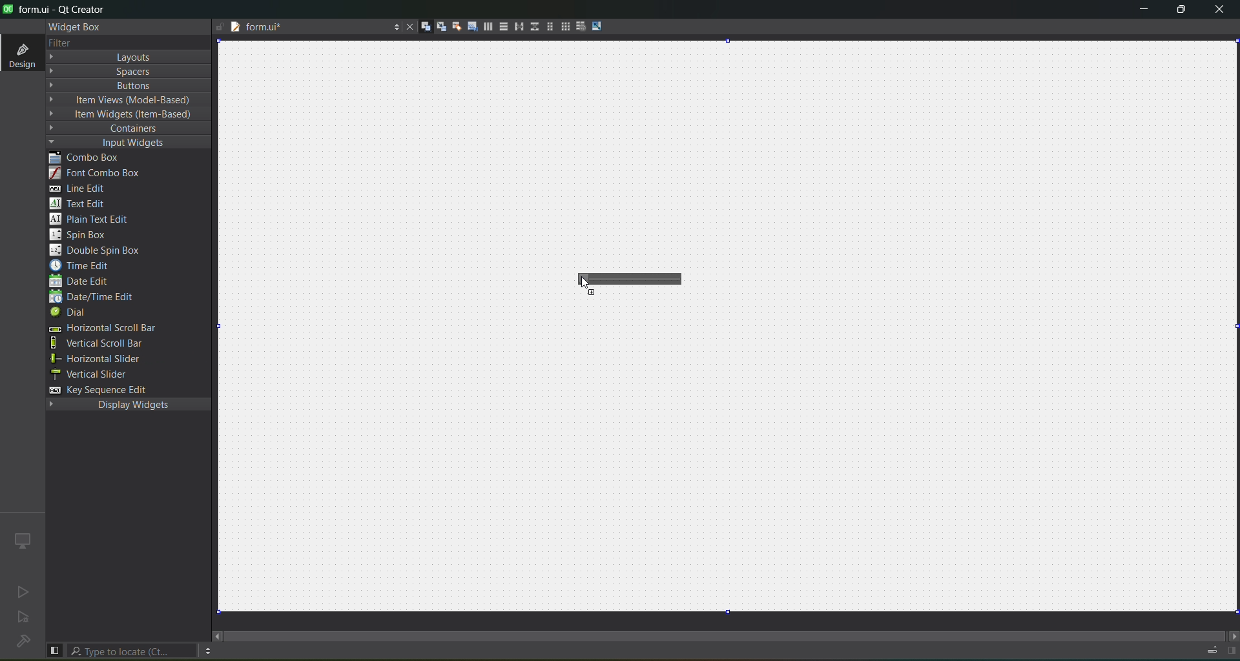 The image size is (1240, 661). I want to click on containers, so click(116, 128).